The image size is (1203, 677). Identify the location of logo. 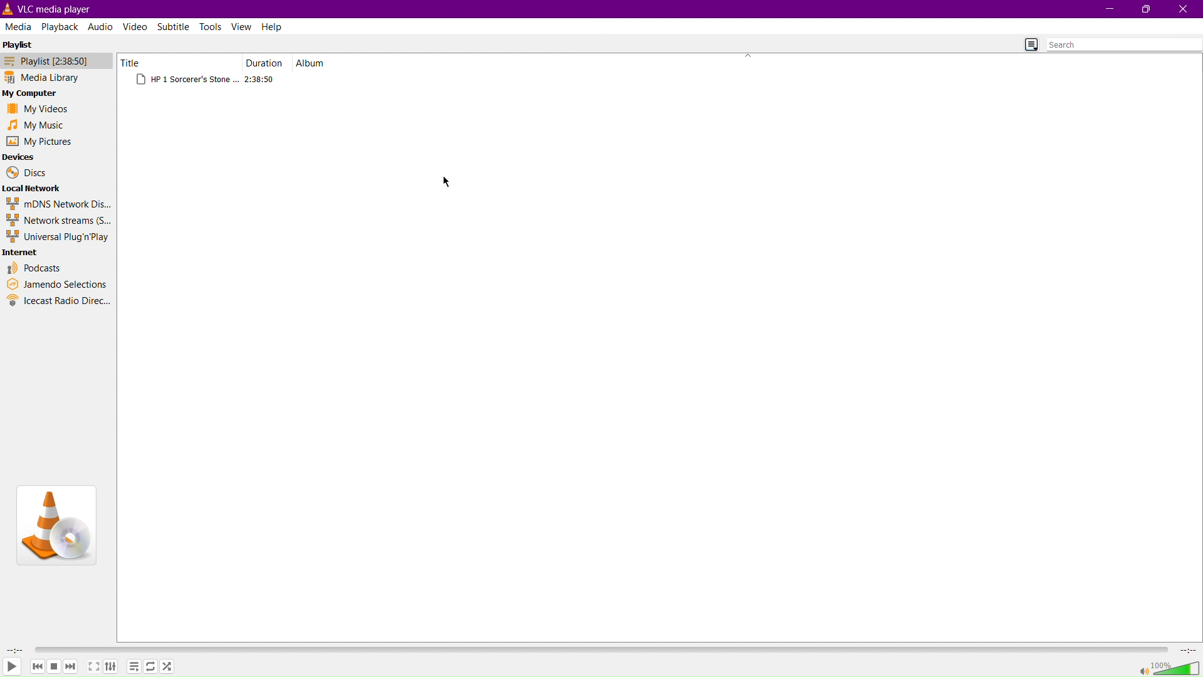
(9, 9).